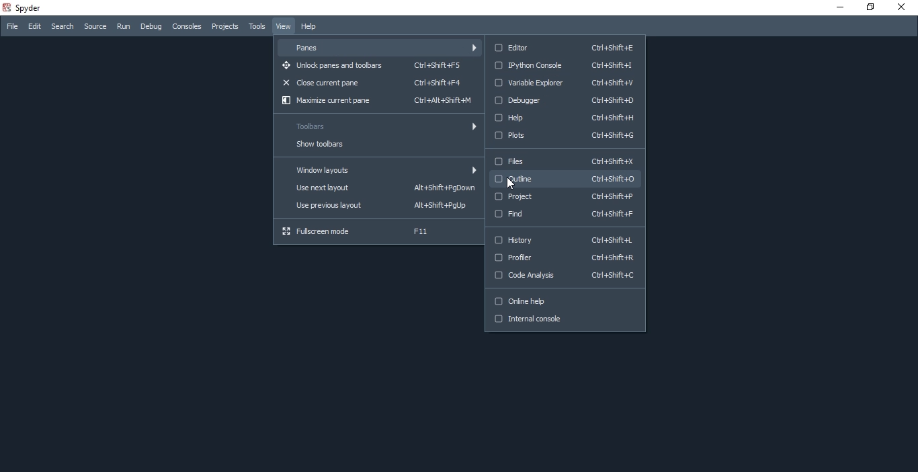  What do you see at coordinates (376, 169) in the screenshot?
I see `Window layouts` at bounding box center [376, 169].